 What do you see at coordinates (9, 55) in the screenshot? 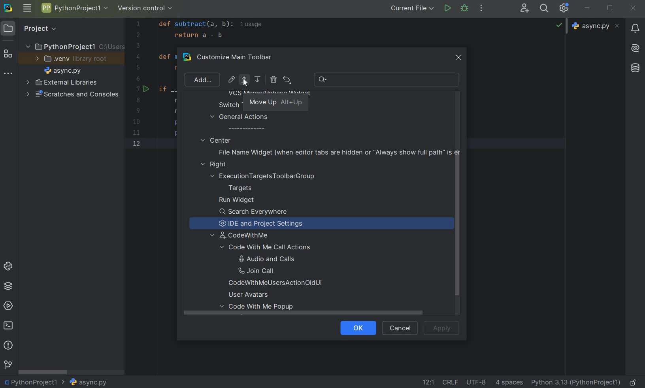
I see `STRUCTURE` at bounding box center [9, 55].